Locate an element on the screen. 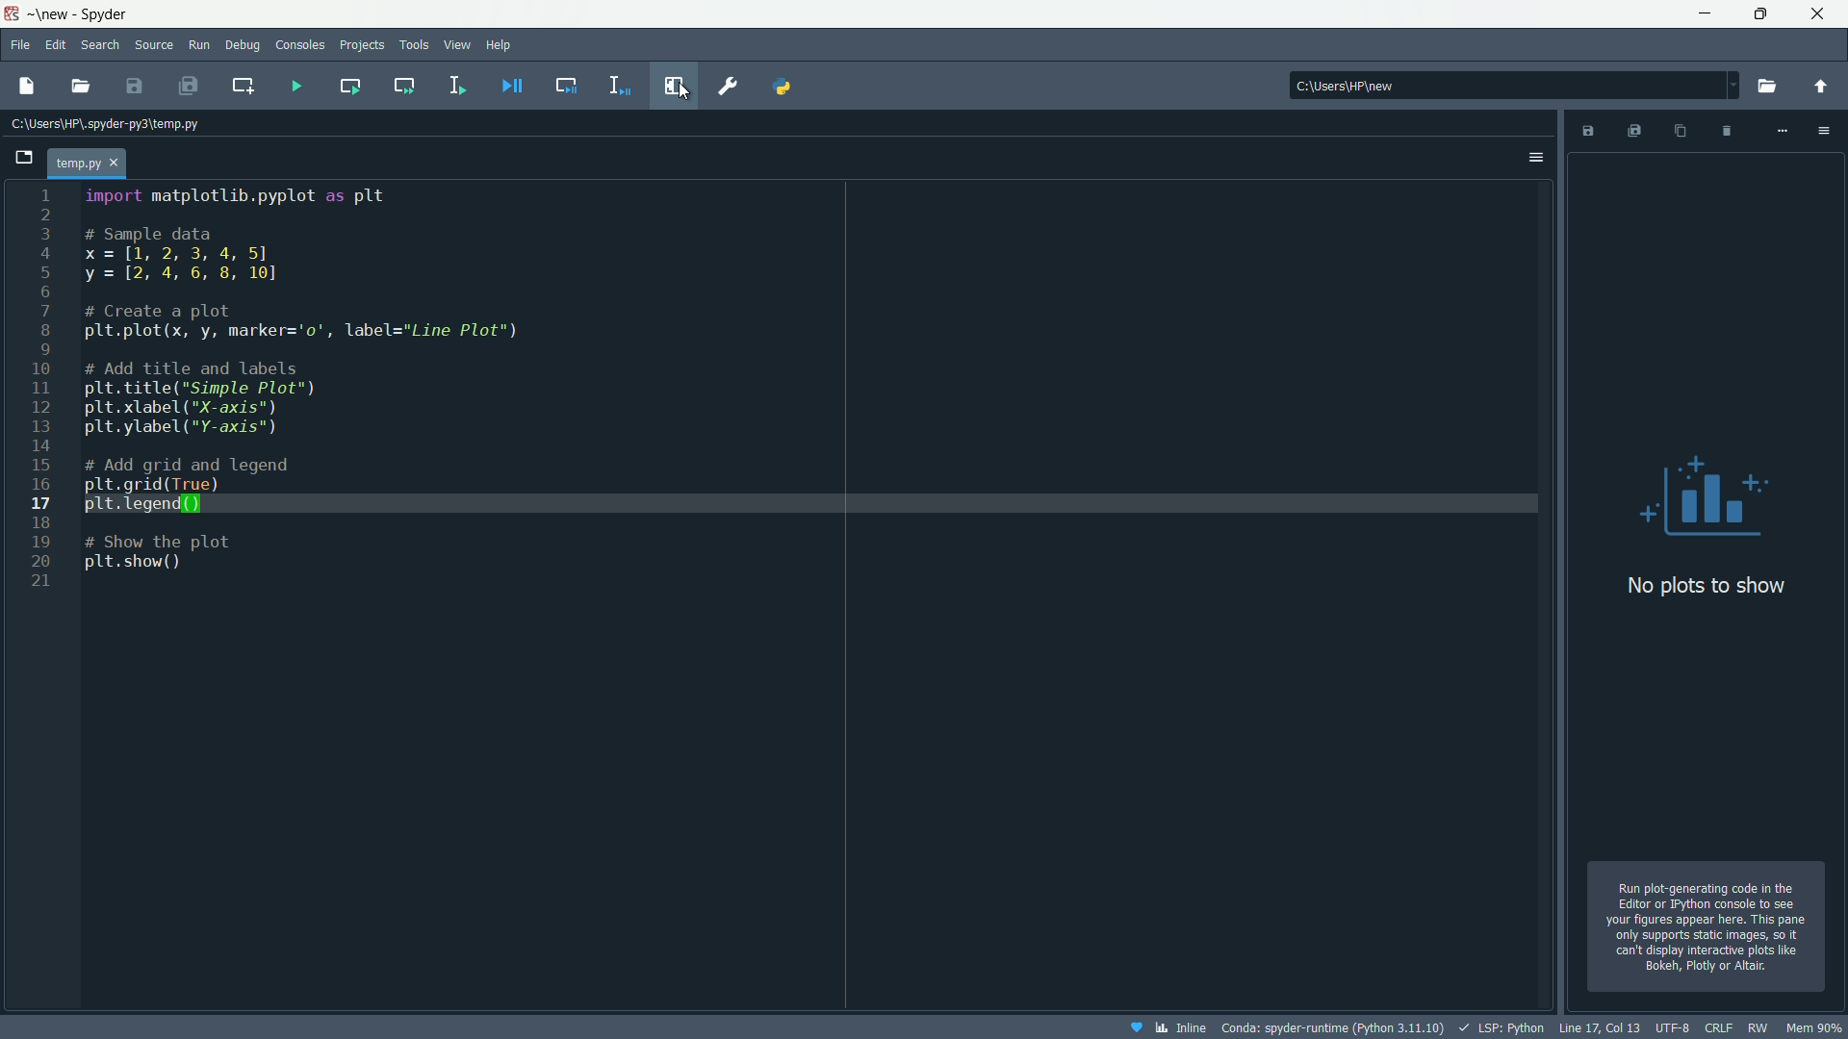  cursor is located at coordinates (684, 92).